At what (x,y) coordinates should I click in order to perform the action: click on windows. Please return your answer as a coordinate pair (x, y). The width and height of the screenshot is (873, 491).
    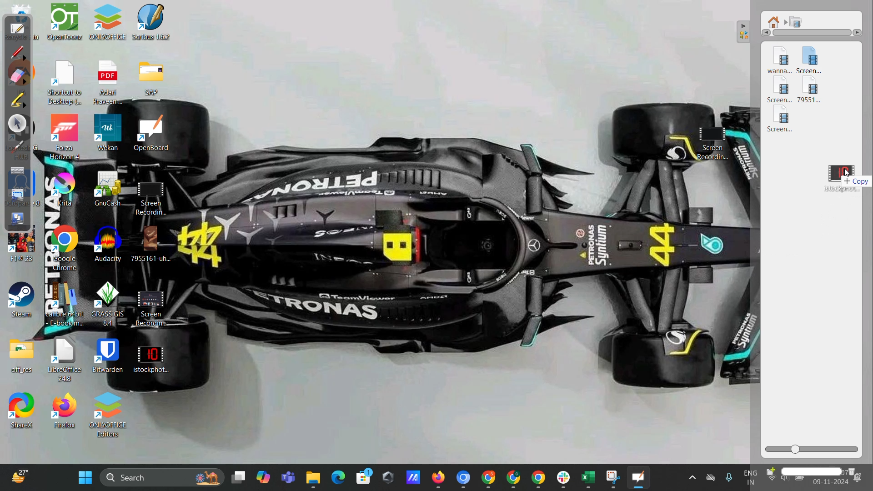
    Looking at the image, I should click on (85, 478).